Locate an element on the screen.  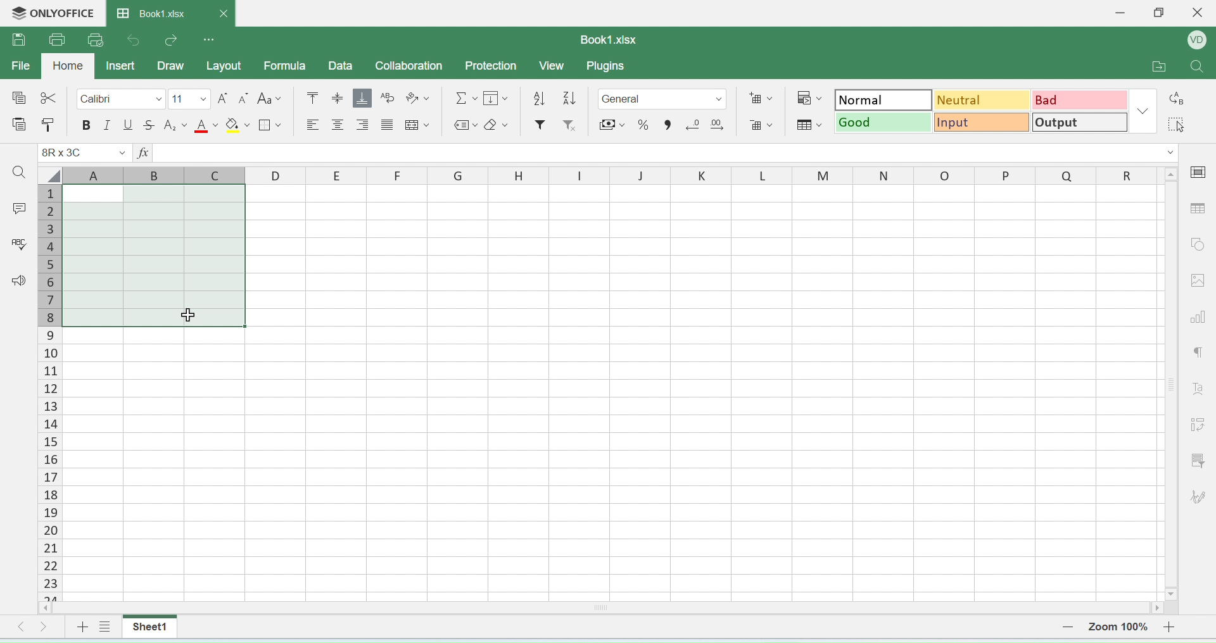
signature is located at coordinates (1200, 499).